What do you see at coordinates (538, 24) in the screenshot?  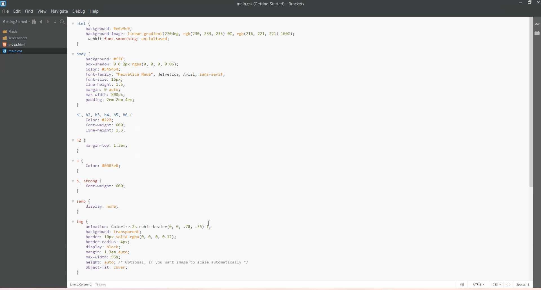 I see `Live Preview` at bounding box center [538, 24].